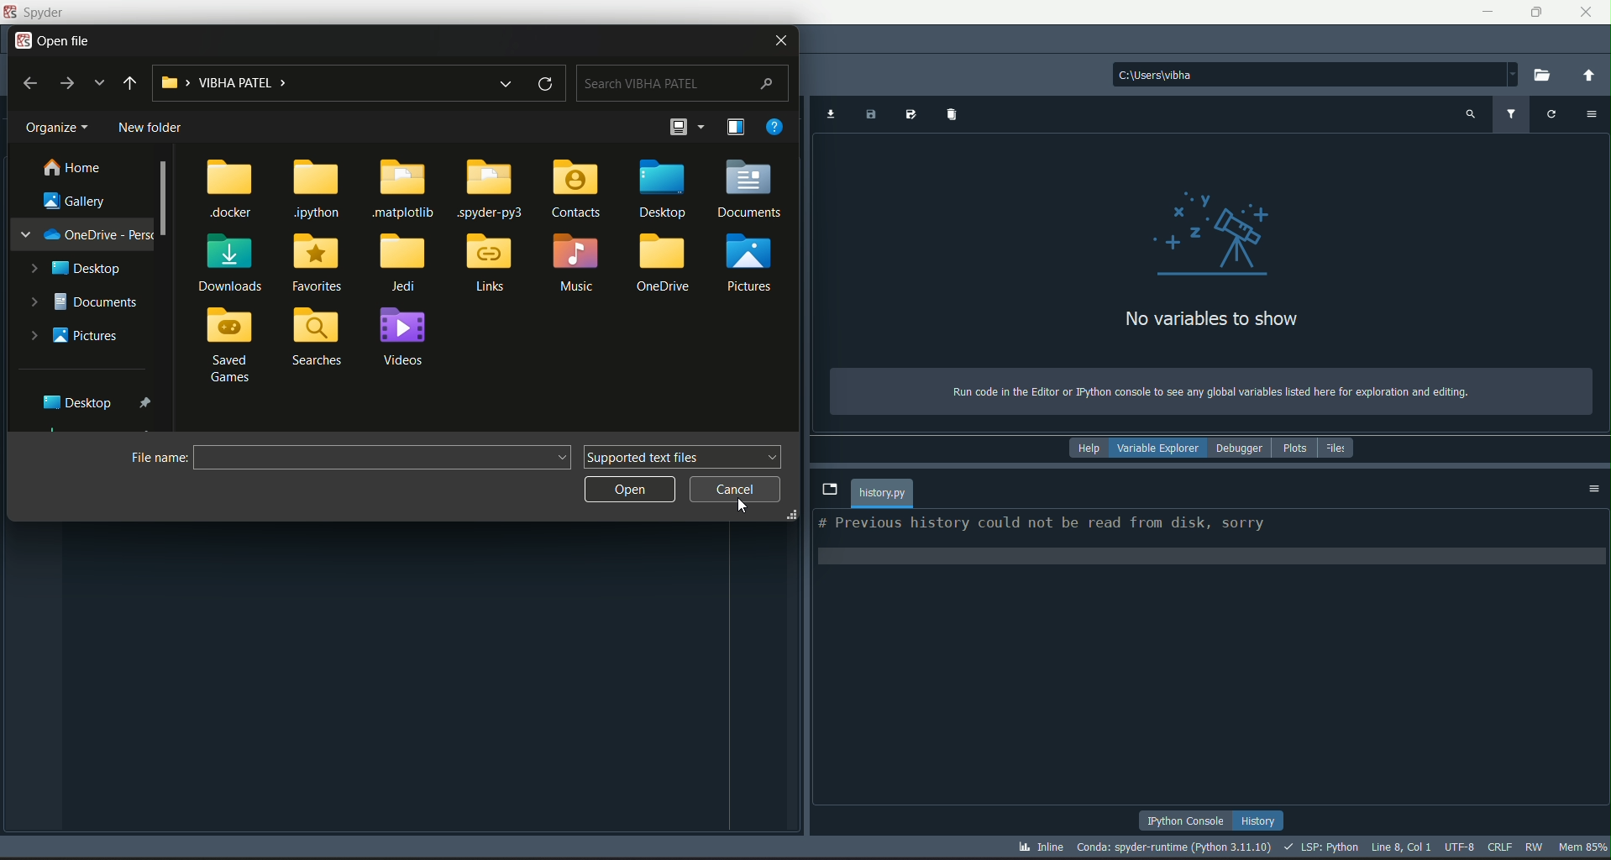 The height and width of the screenshot is (860, 1611). Describe the element at coordinates (1316, 73) in the screenshot. I see `file path` at that location.